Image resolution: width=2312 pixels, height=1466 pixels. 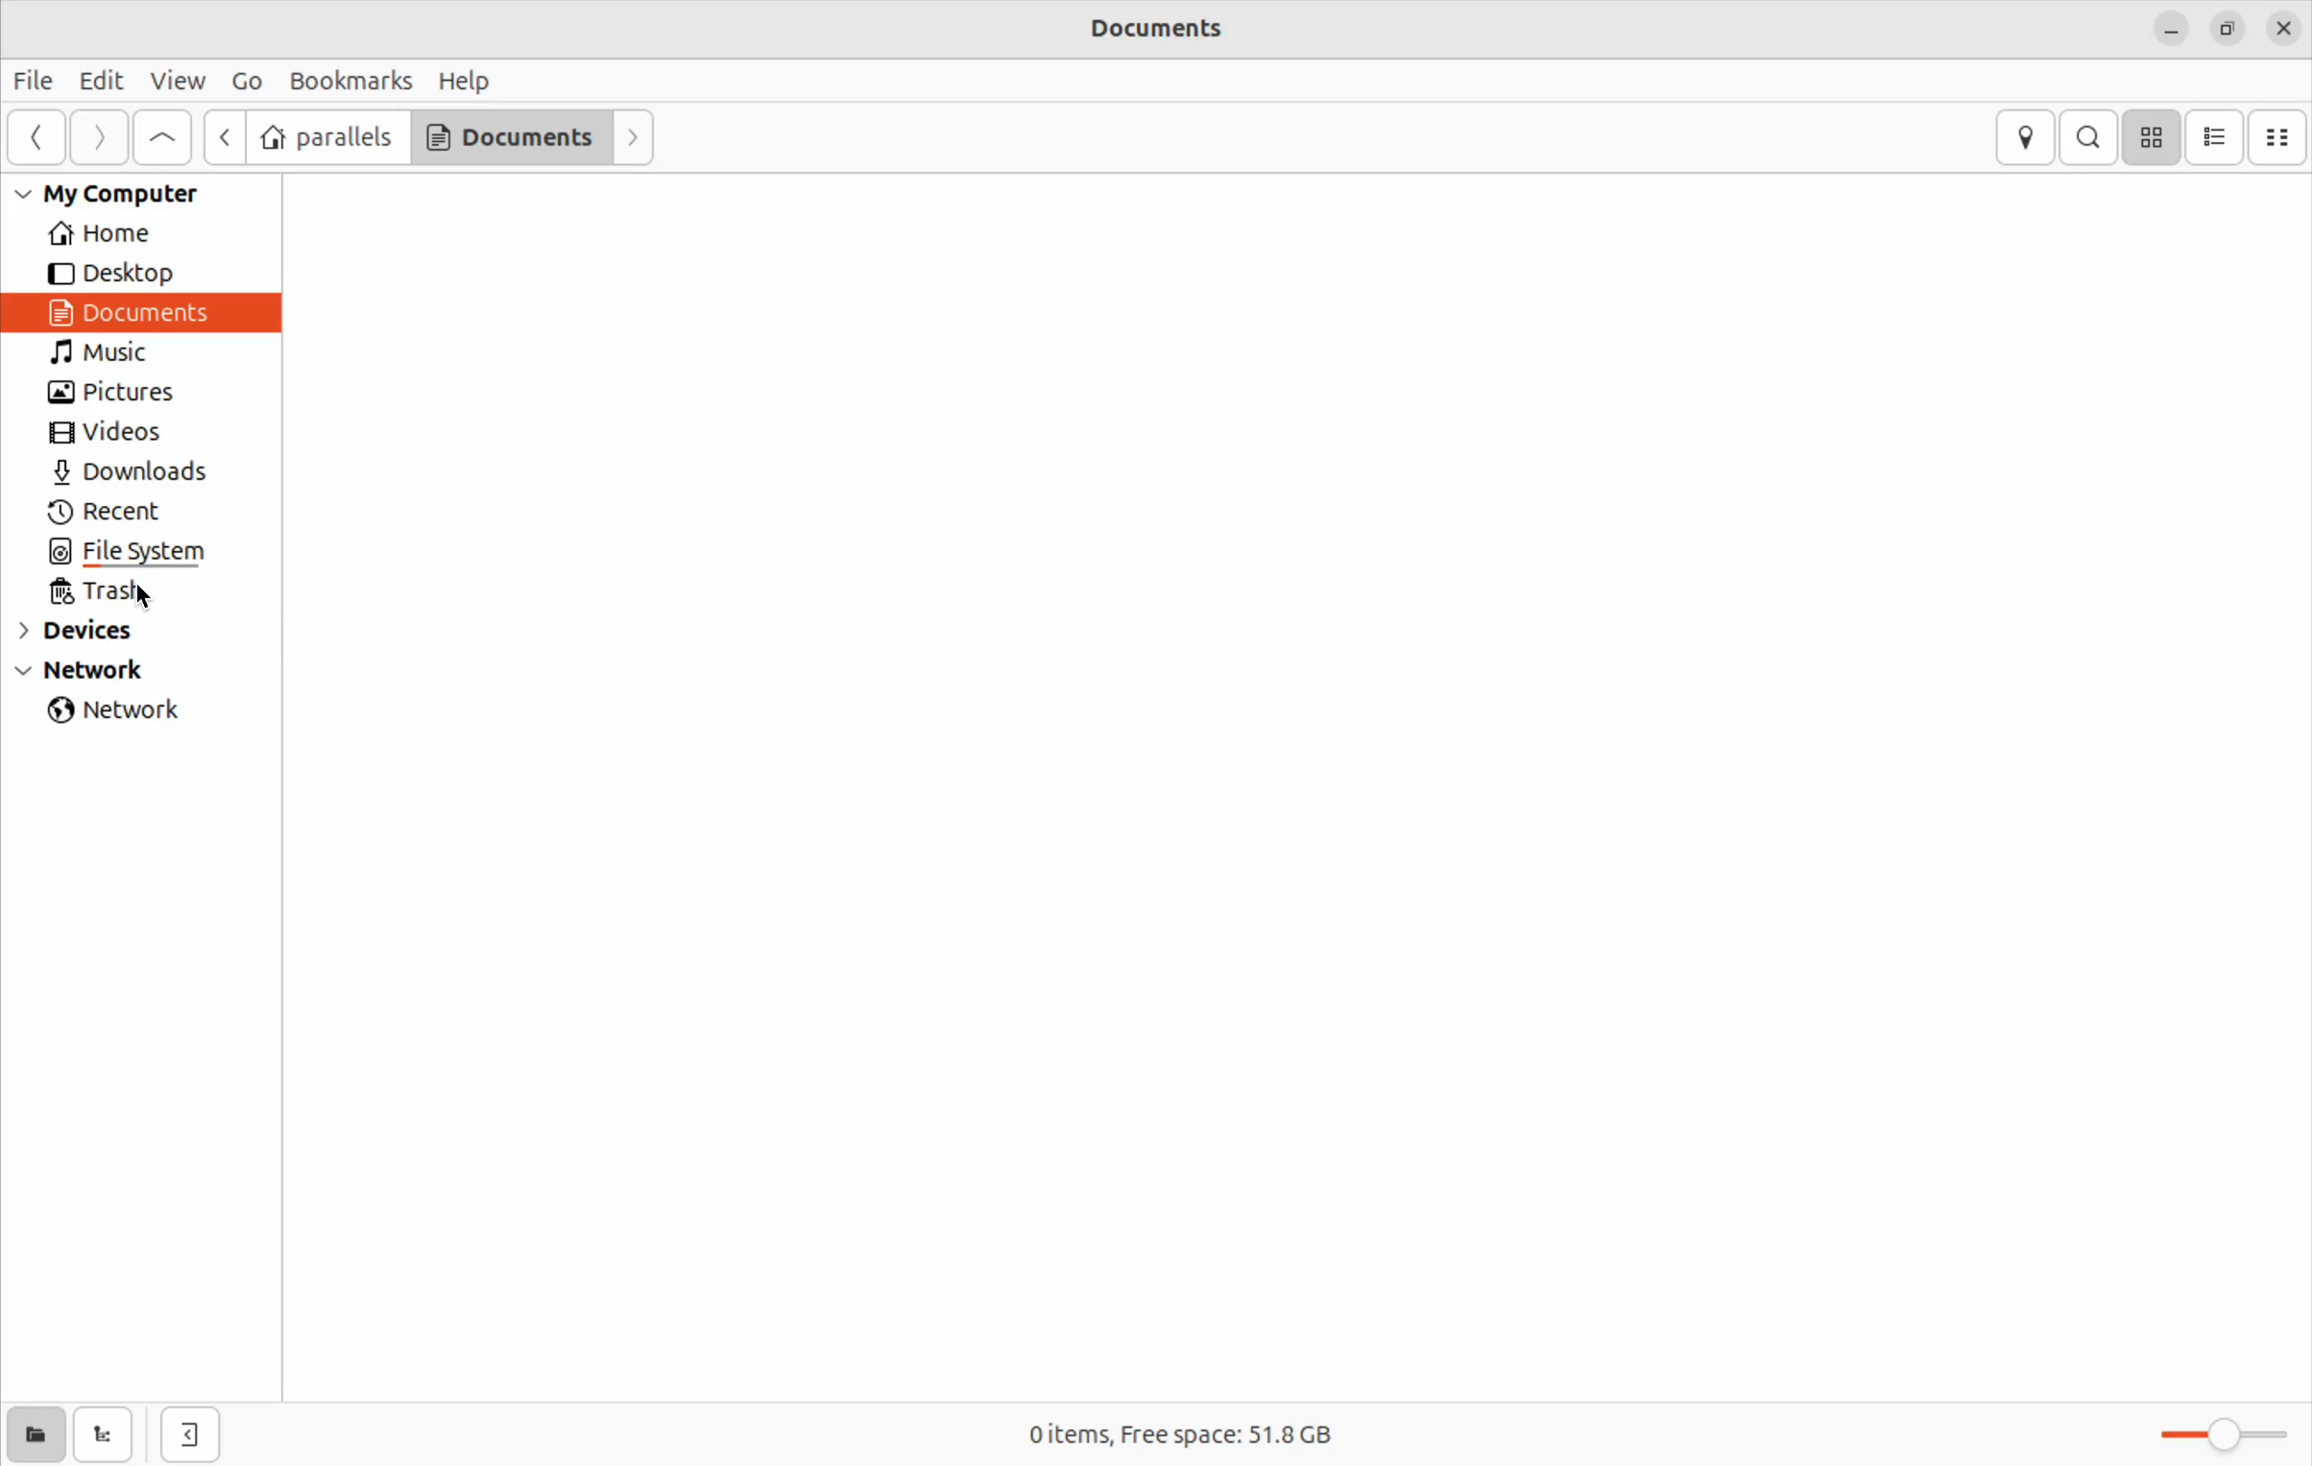 What do you see at coordinates (2281, 136) in the screenshot?
I see `Compact view` at bounding box center [2281, 136].